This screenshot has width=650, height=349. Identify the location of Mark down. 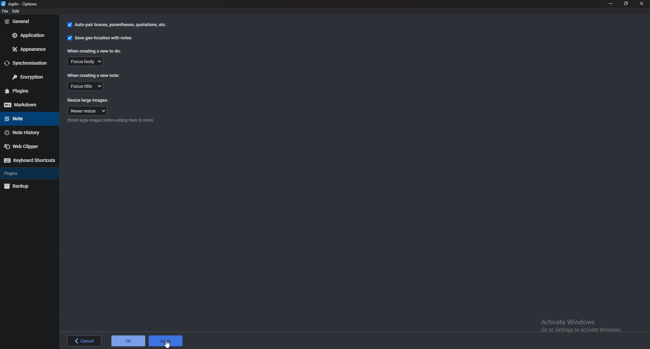
(29, 104).